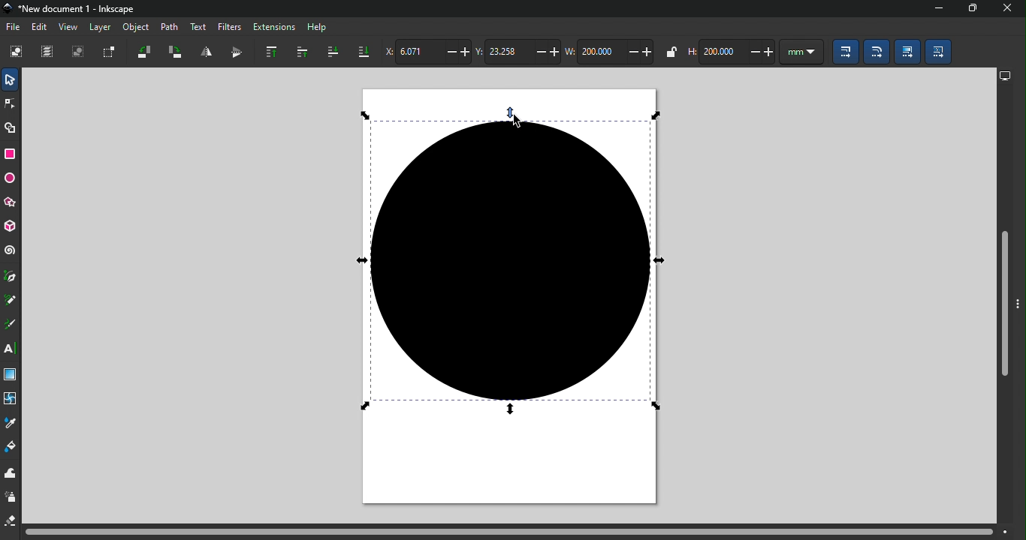 This screenshot has width=1026, height=540. Describe the element at coordinates (11, 128) in the screenshot. I see `Shape builder tool` at that location.